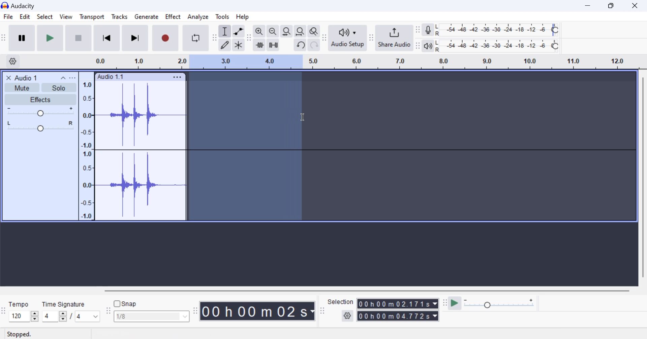  Describe the element at coordinates (314, 32) in the screenshot. I see `zoom toggle` at that location.